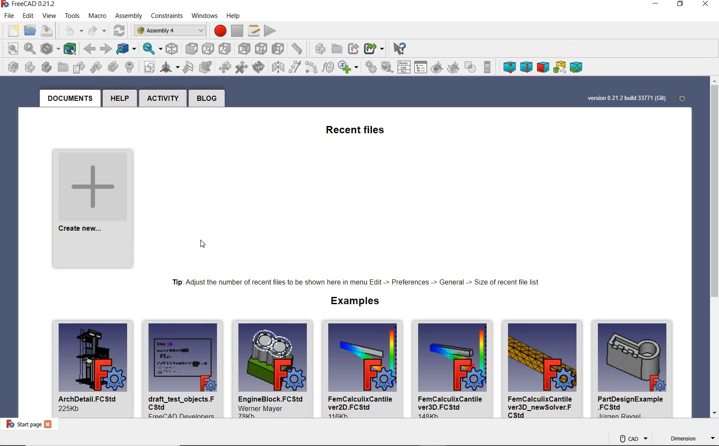  What do you see at coordinates (454, 368) in the screenshot?
I see `FemCalculixCantile` at bounding box center [454, 368].